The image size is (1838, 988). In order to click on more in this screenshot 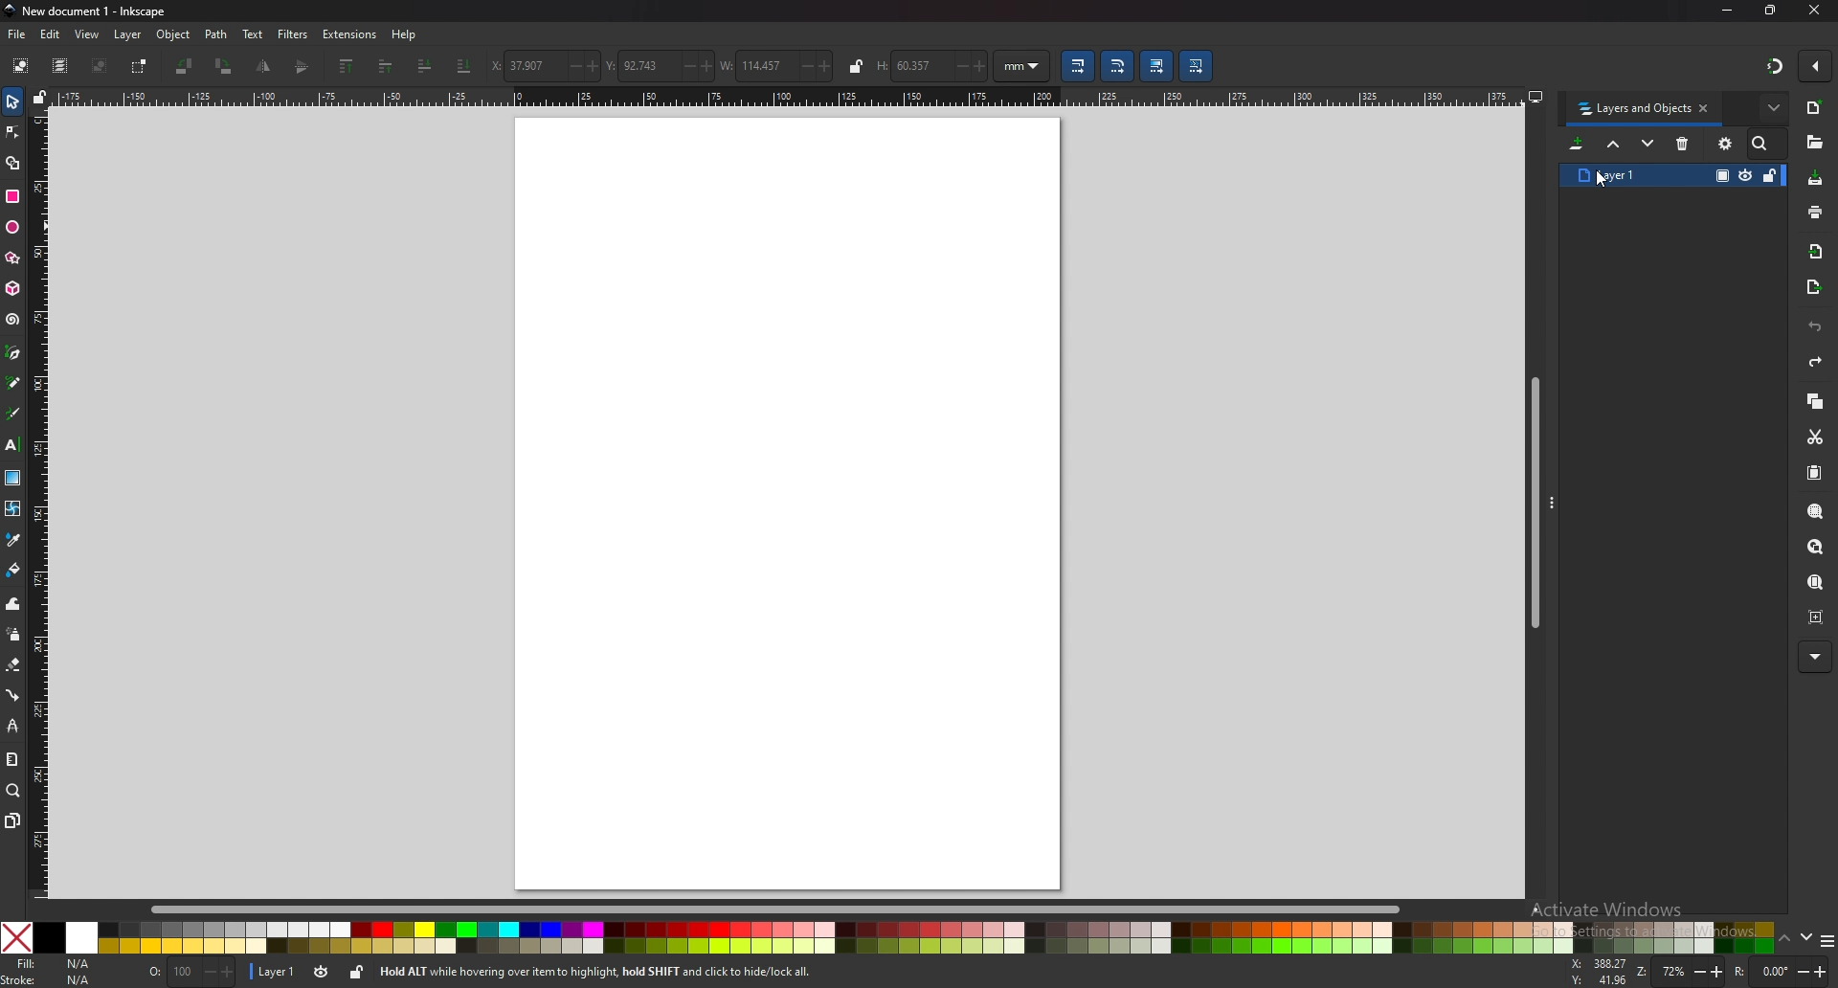, I will do `click(1774, 107)`.